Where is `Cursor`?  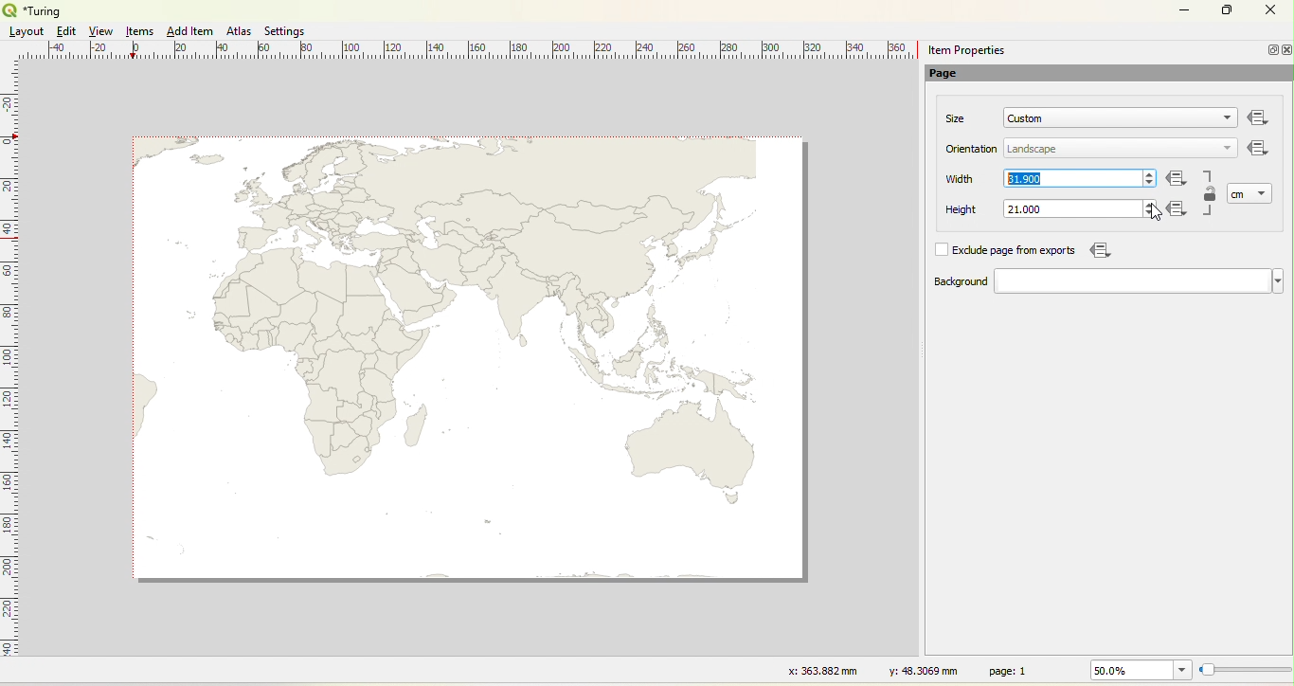
Cursor is located at coordinates (1154, 212).